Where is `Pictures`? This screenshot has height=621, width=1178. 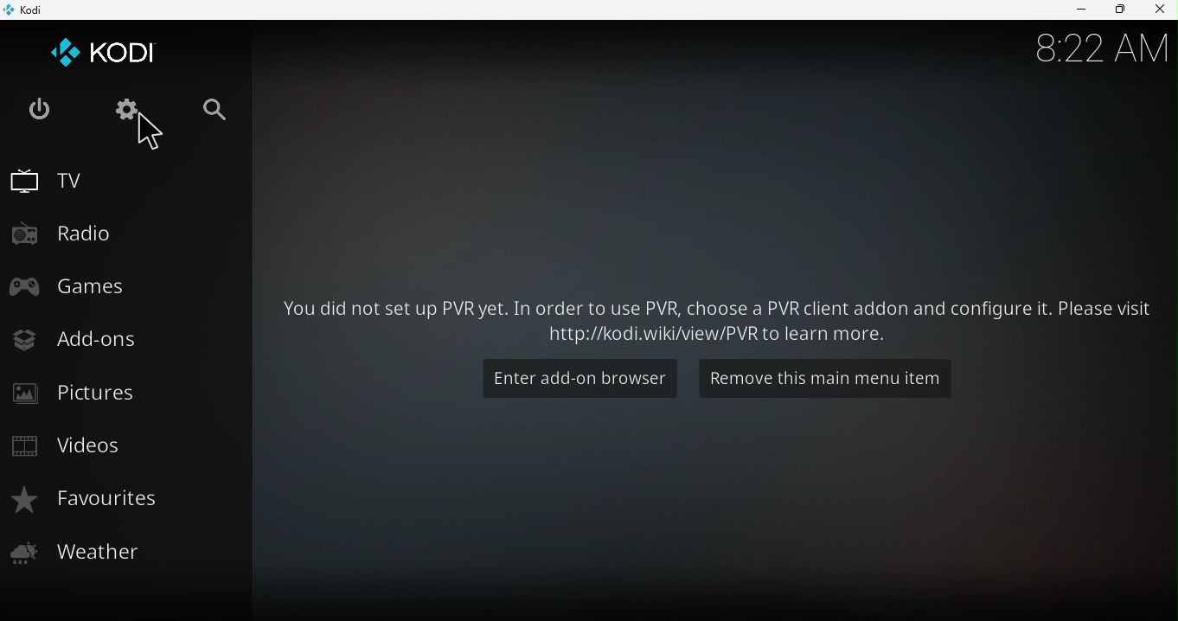
Pictures is located at coordinates (124, 394).